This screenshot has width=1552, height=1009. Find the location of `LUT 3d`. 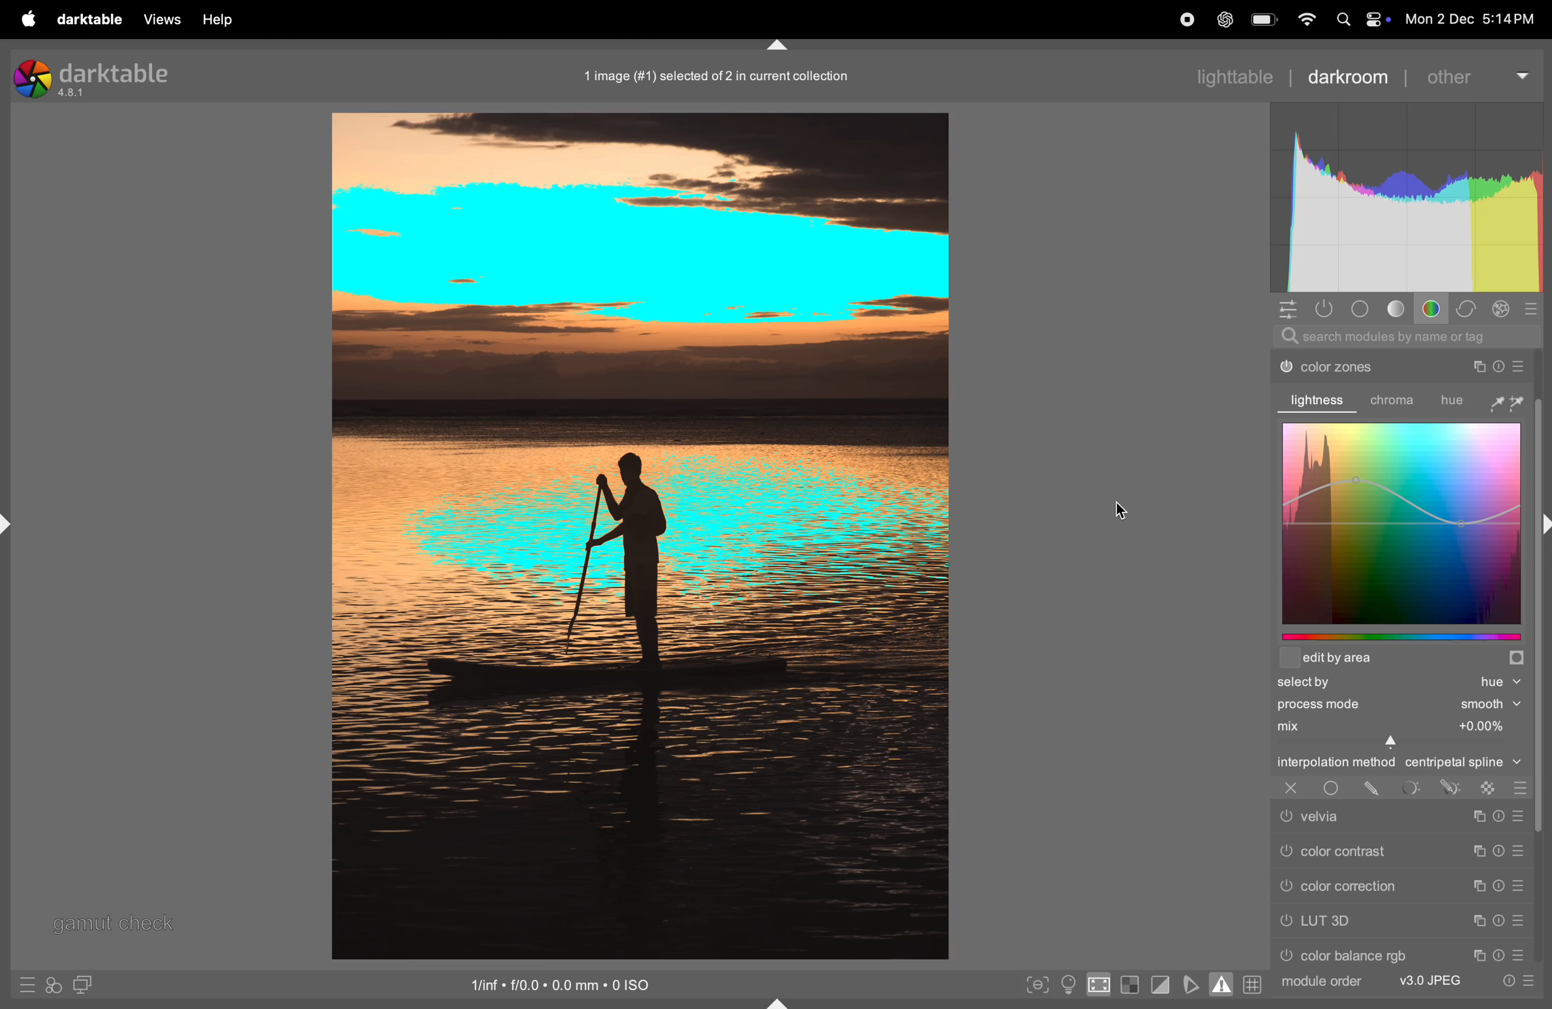

LUT 3d is located at coordinates (1362, 921).